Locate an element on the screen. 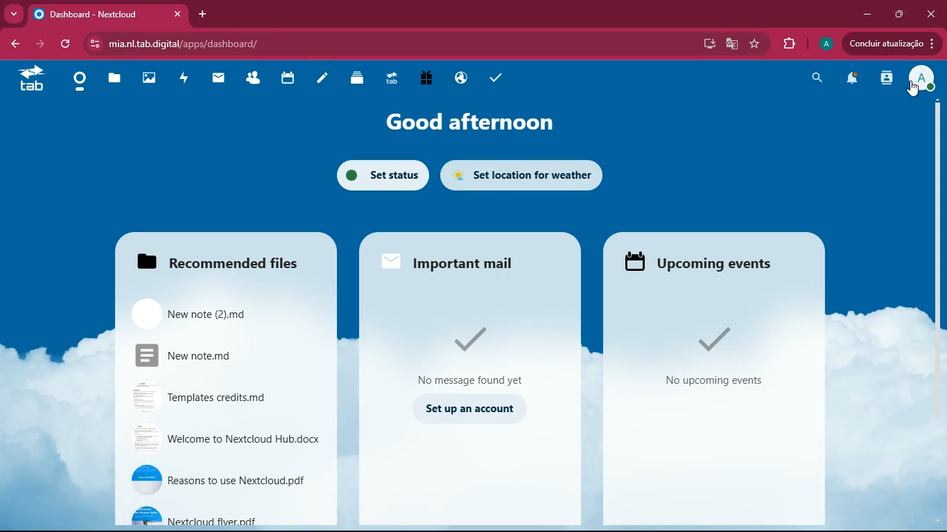  Recommended files is located at coordinates (218, 258).